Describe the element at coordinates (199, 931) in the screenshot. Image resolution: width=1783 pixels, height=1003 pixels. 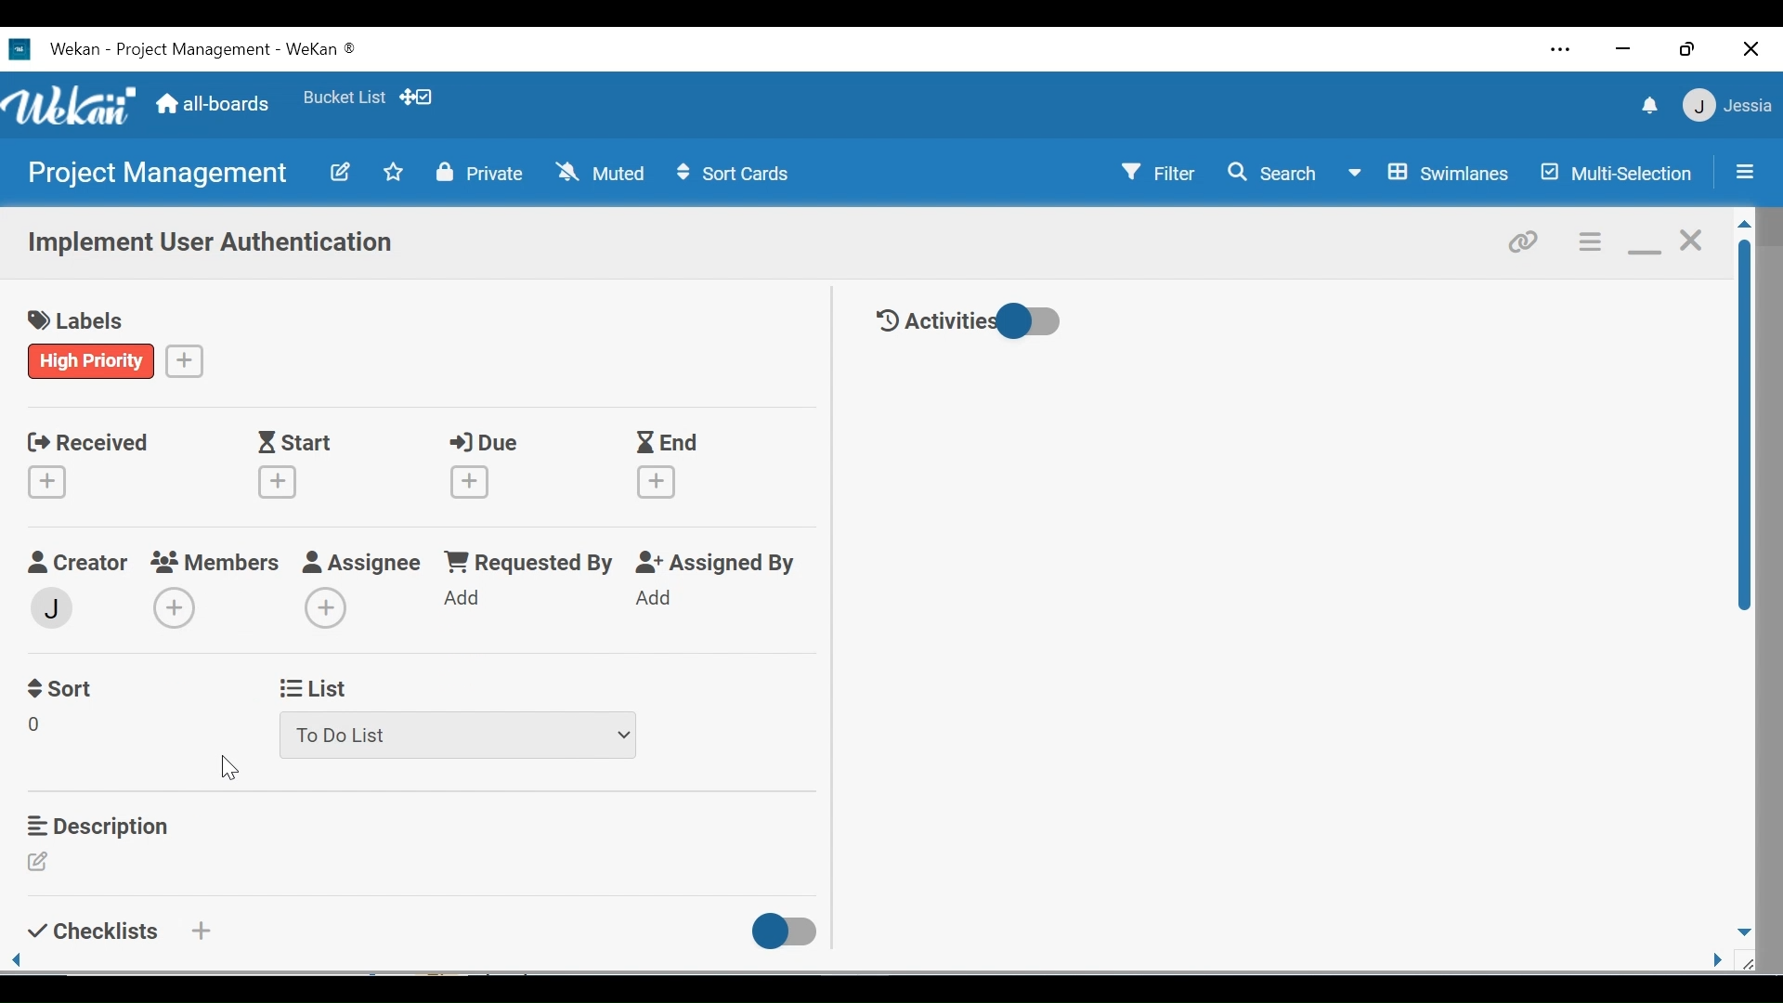
I see `add` at that location.